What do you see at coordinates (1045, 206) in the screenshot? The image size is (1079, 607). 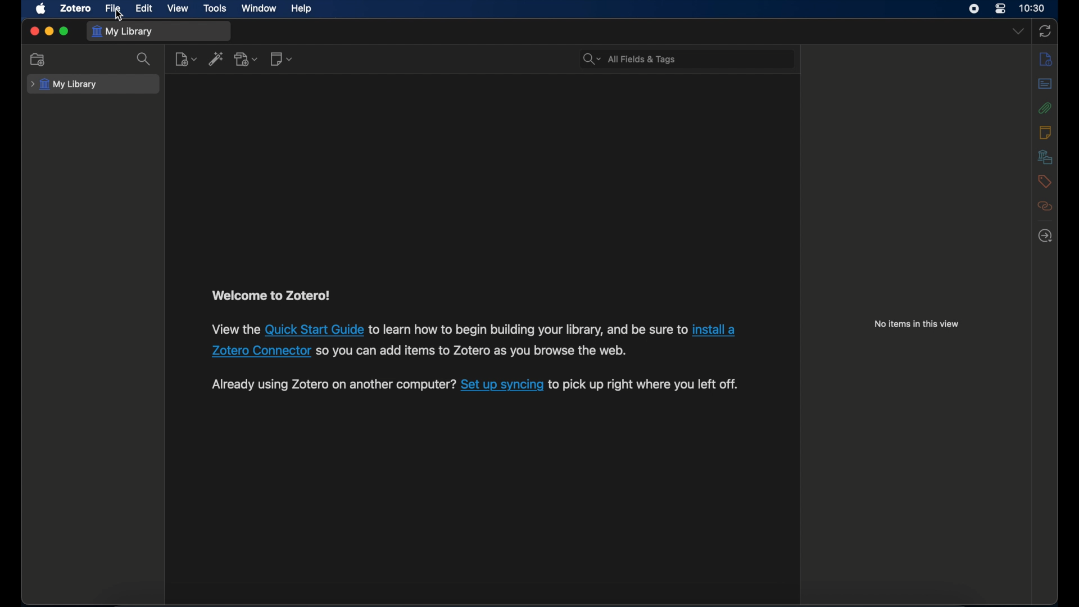 I see `related` at bounding box center [1045, 206].